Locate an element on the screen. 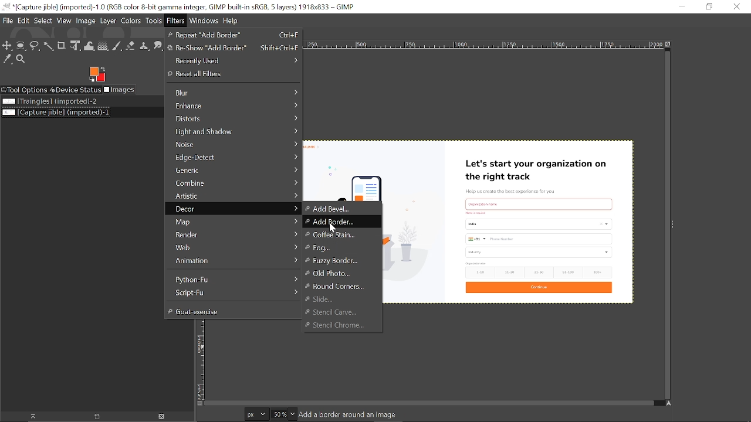  21-50 is located at coordinates (539, 271).